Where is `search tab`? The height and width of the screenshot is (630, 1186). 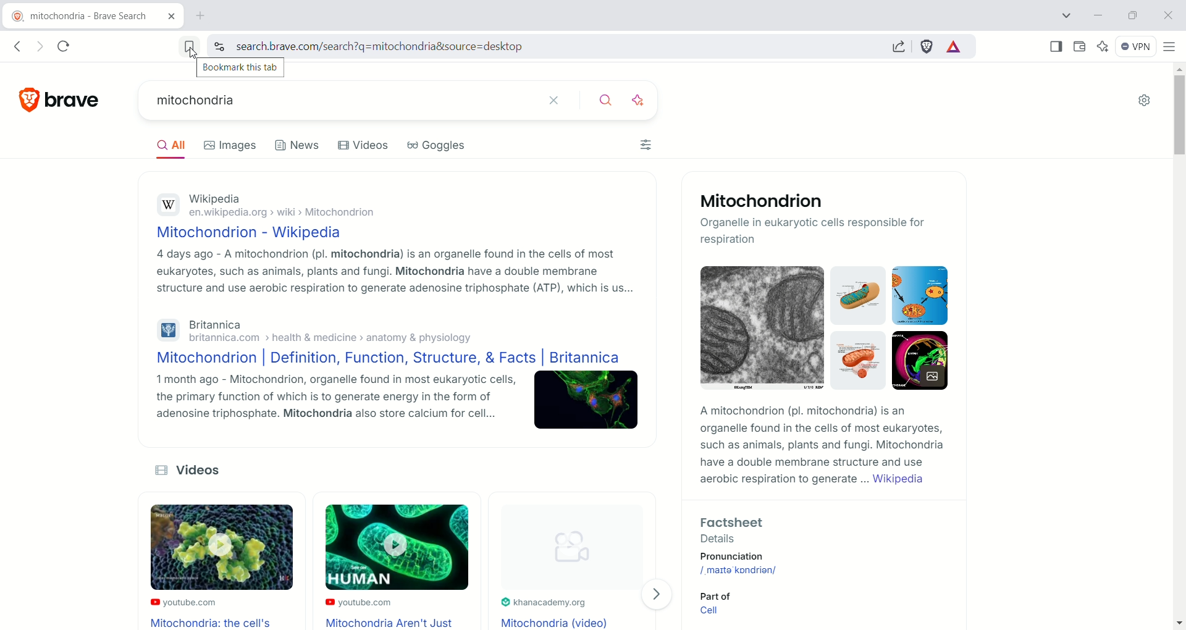
search tab is located at coordinates (1061, 17).